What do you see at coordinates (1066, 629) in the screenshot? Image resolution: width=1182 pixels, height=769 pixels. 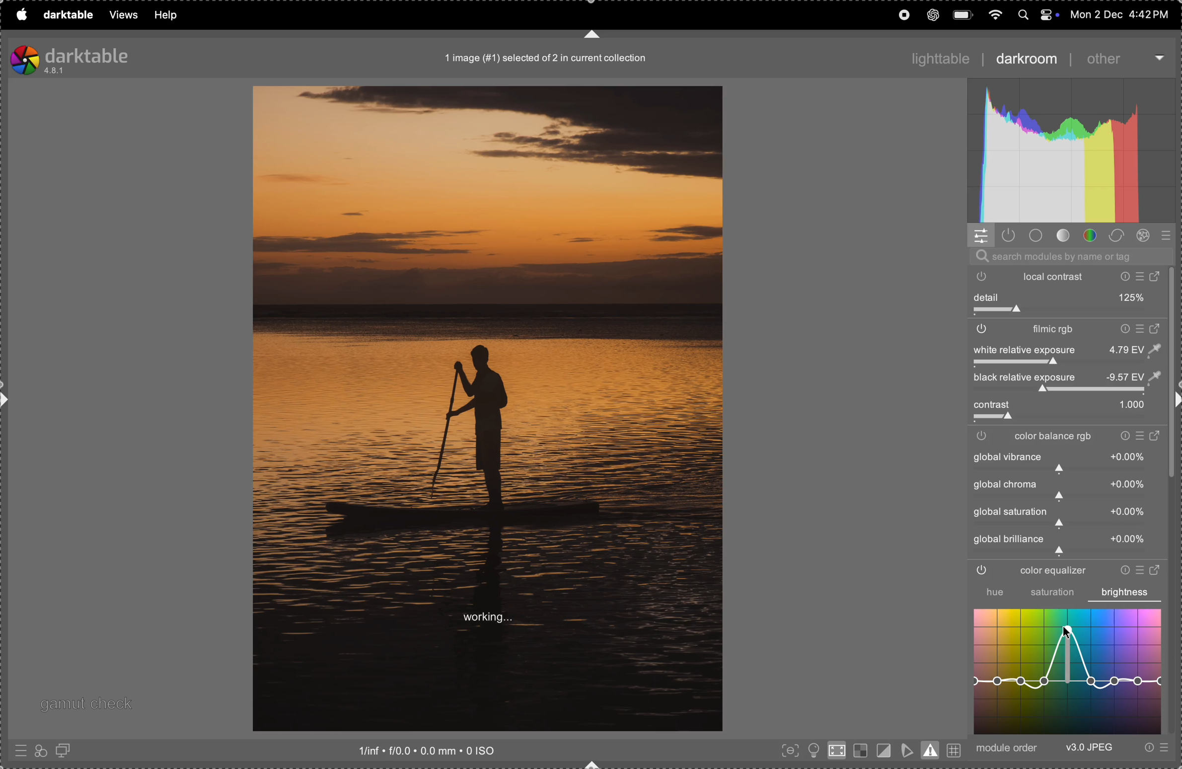 I see `cursor` at bounding box center [1066, 629].